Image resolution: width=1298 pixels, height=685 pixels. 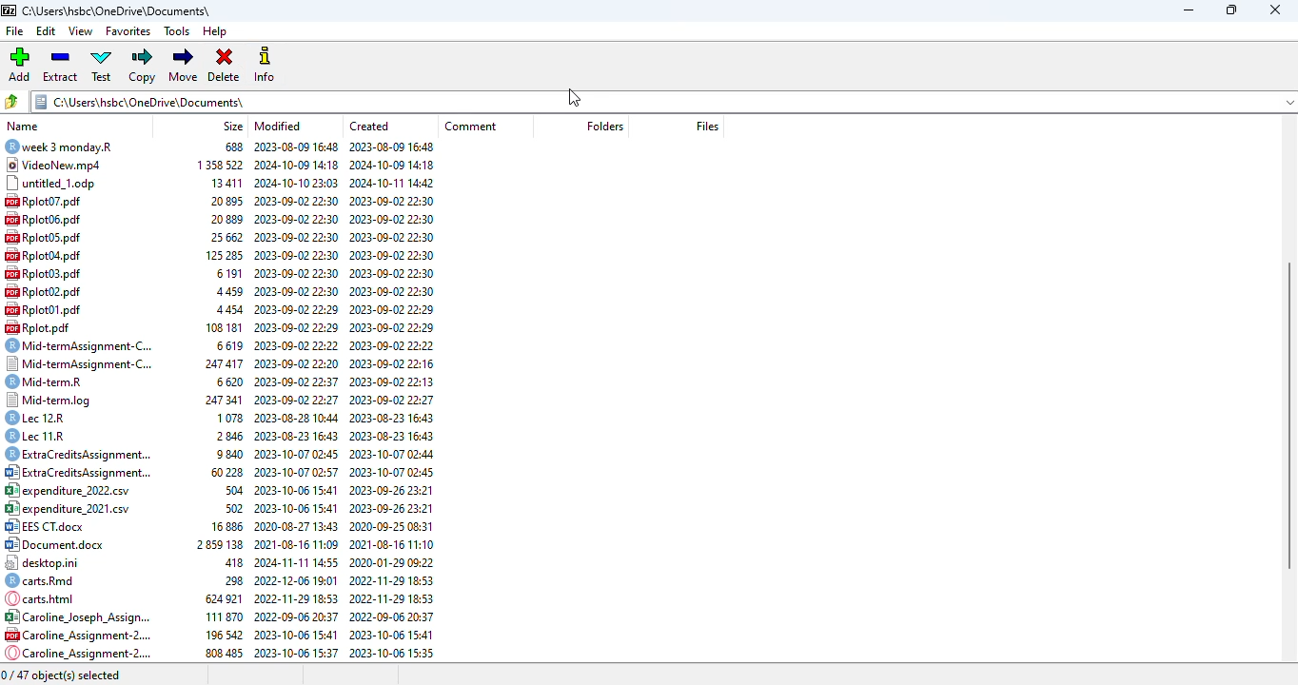 I want to click on 2023-09-02 22:30, so click(x=297, y=253).